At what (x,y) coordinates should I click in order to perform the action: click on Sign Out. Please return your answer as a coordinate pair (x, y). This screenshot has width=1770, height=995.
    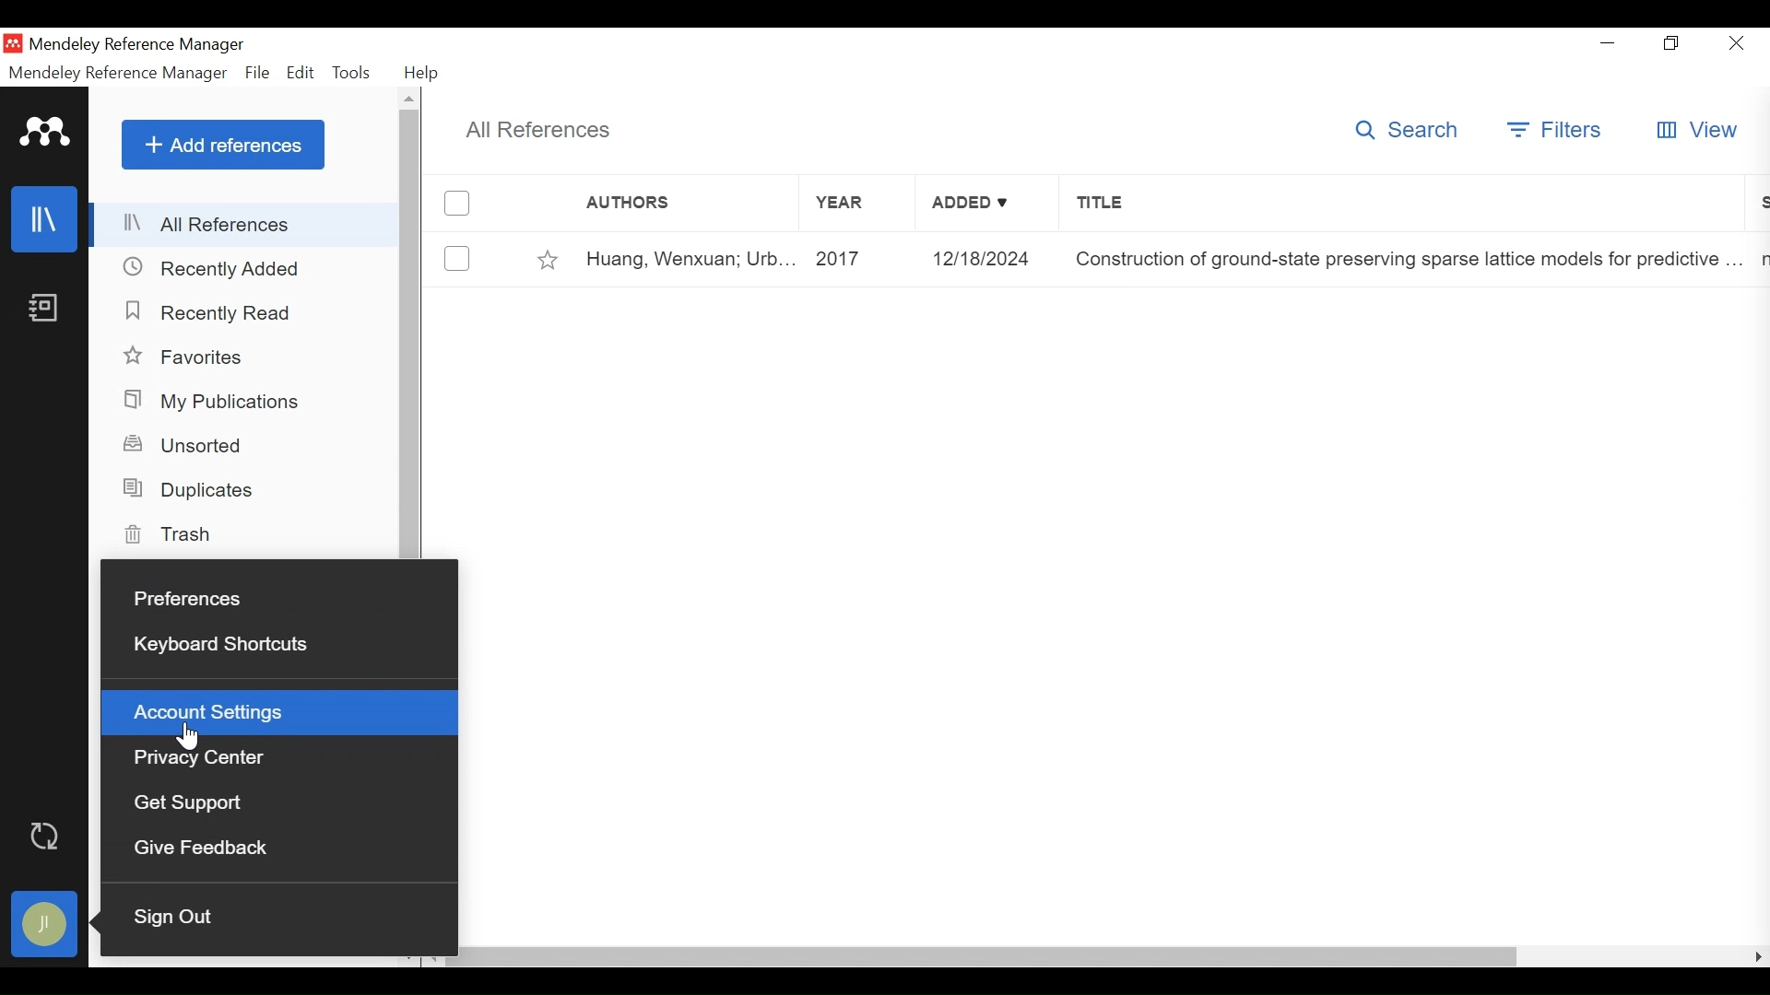
    Looking at the image, I should click on (280, 916).